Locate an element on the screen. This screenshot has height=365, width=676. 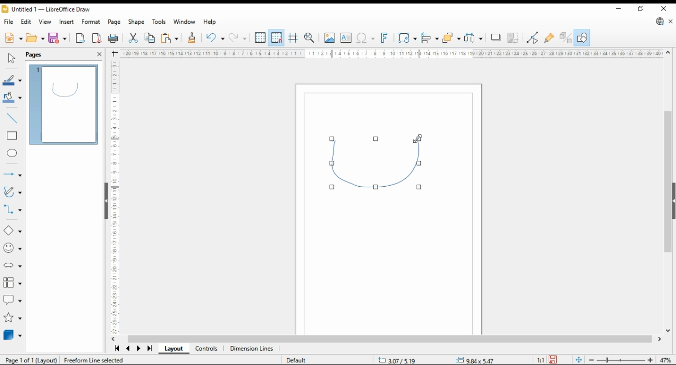
save is located at coordinates (58, 38).